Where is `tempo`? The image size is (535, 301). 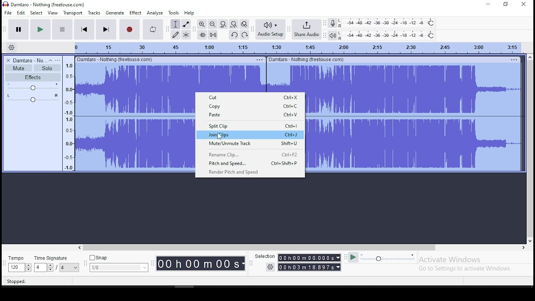 tempo is located at coordinates (16, 258).